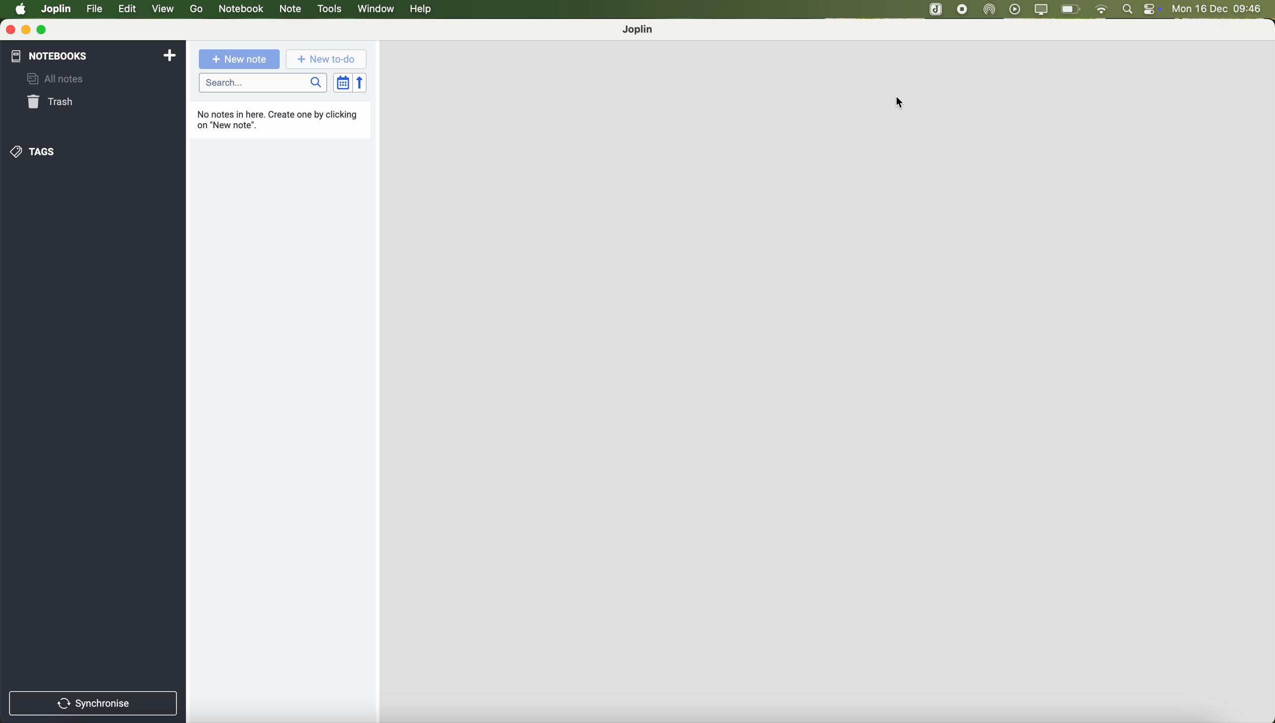  What do you see at coordinates (965, 10) in the screenshot?
I see `Joplin app` at bounding box center [965, 10].